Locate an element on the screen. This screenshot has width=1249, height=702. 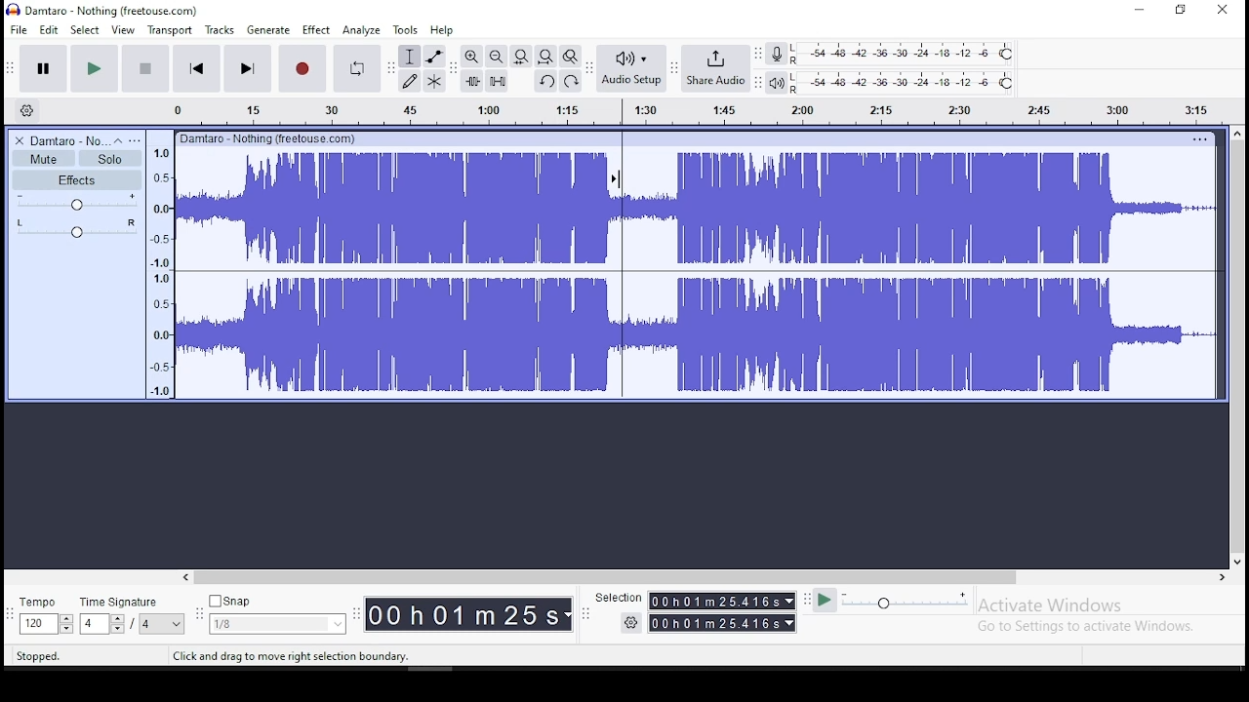
scroll down is located at coordinates (1236, 560).